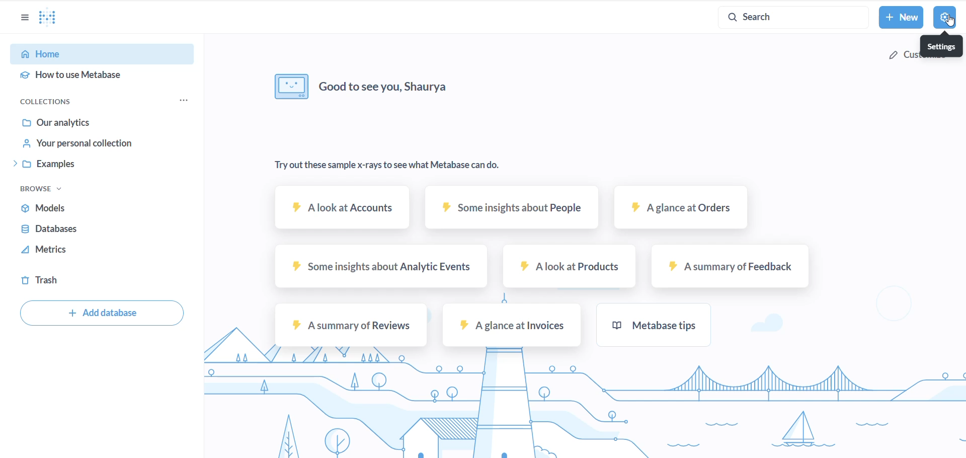 This screenshot has height=458, width=966. What do you see at coordinates (351, 325) in the screenshot?
I see `A summary of Reviews sample` at bounding box center [351, 325].